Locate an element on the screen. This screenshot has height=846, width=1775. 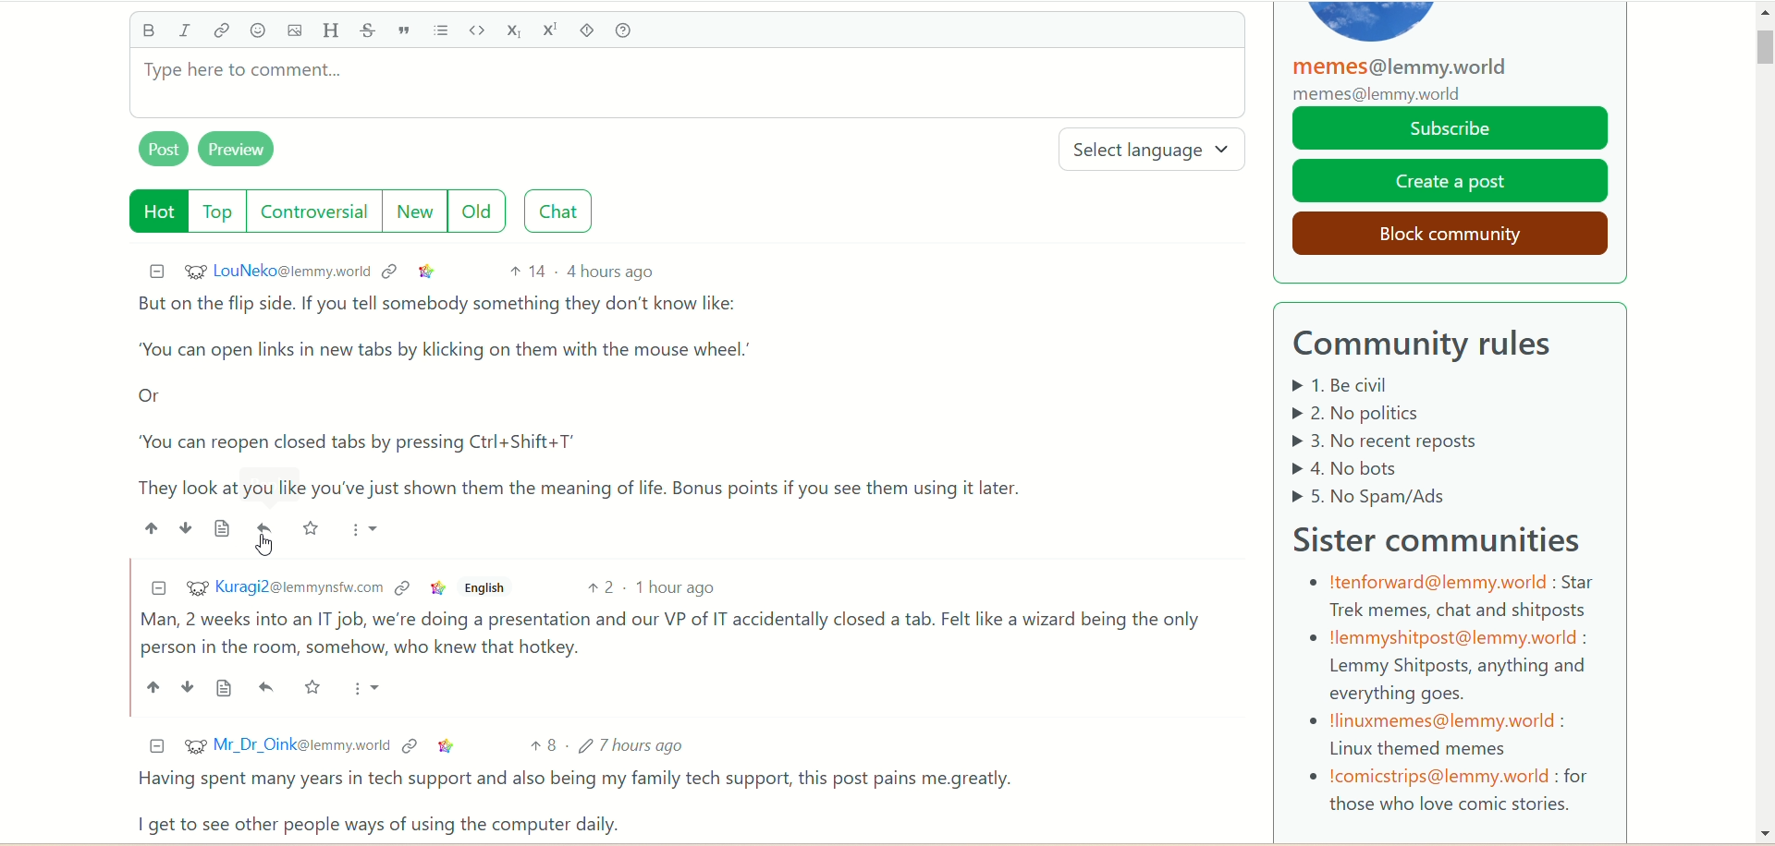
source is located at coordinates (218, 528).